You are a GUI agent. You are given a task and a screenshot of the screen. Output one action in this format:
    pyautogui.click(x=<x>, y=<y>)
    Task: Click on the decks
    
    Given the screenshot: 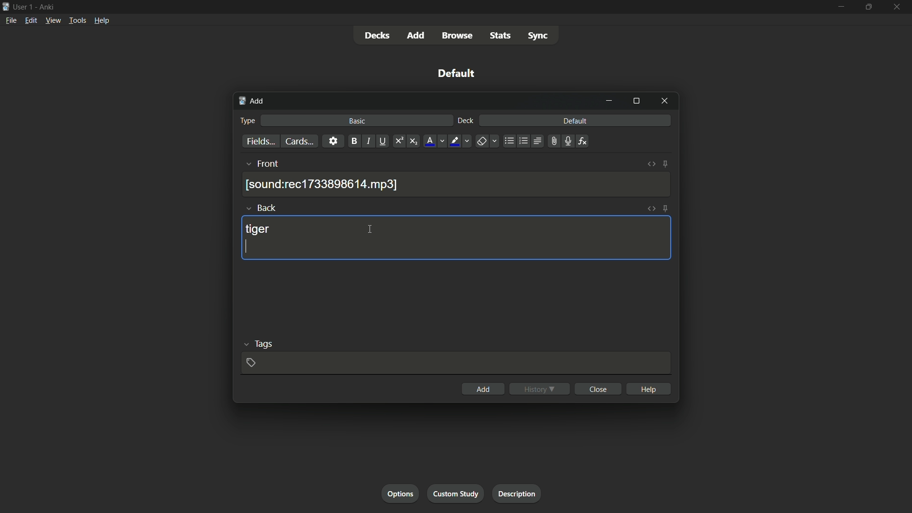 What is the action you would take?
    pyautogui.click(x=377, y=36)
    